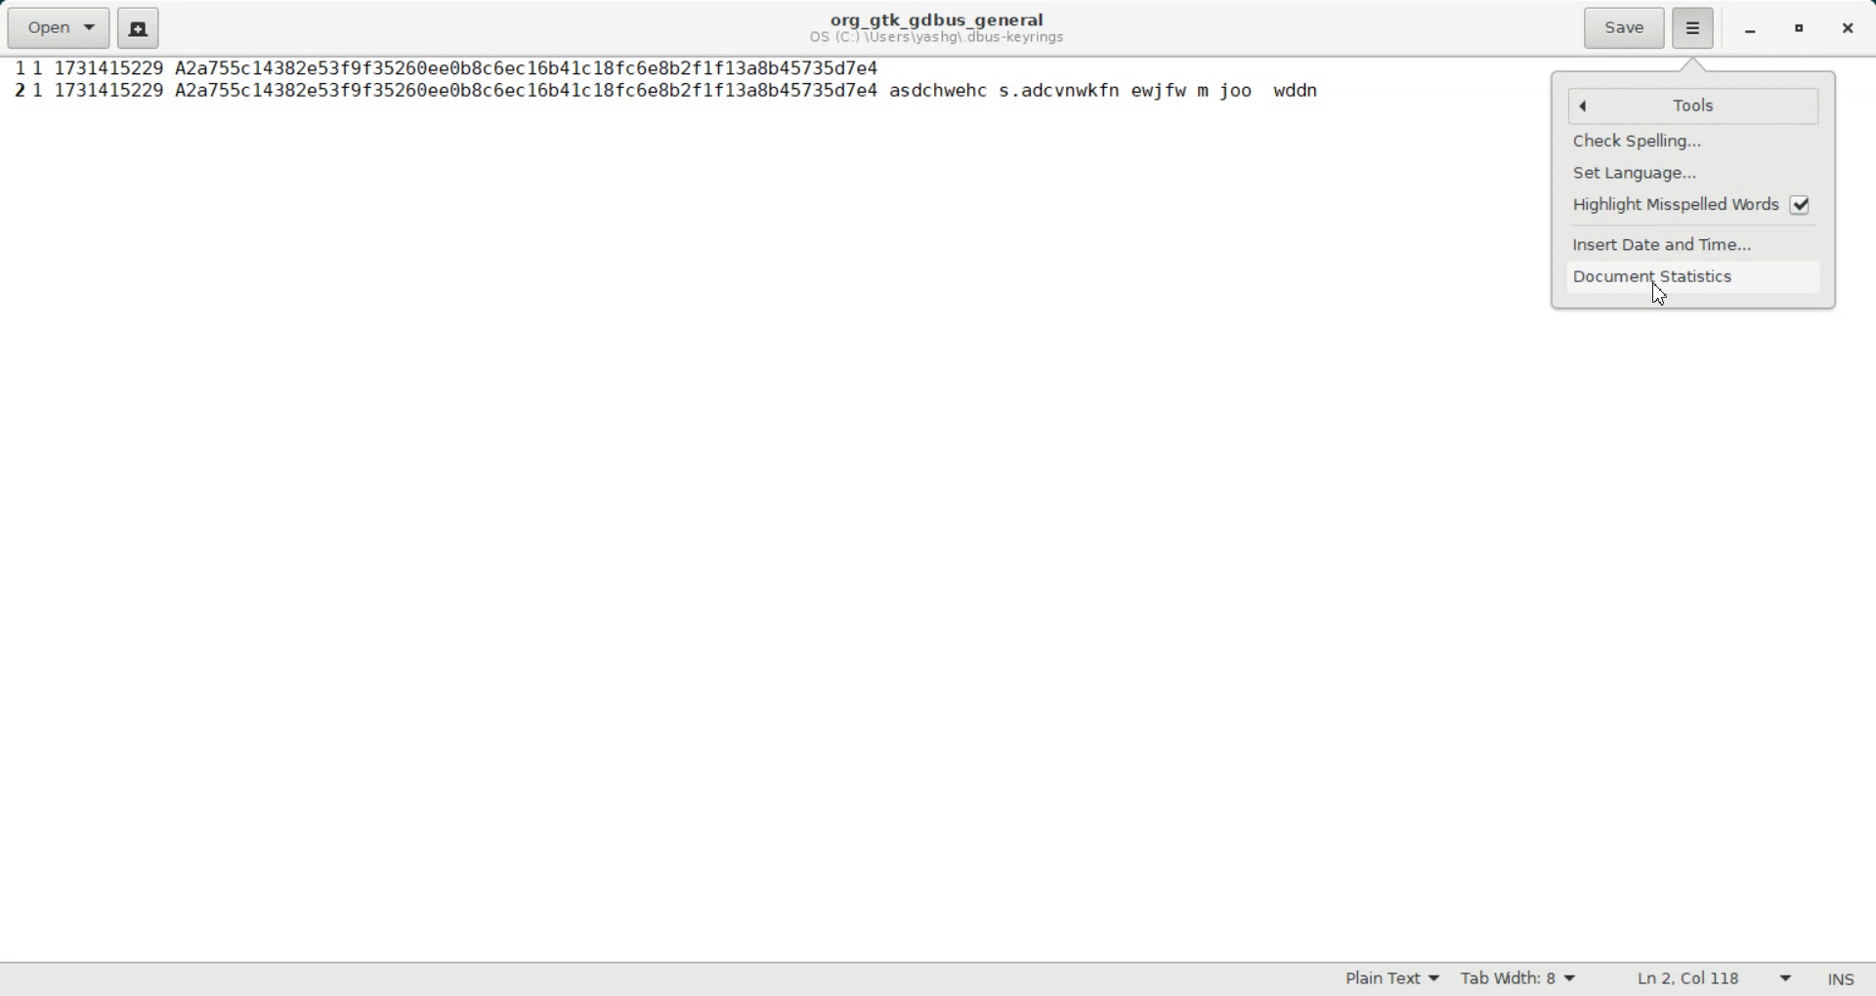 The width and height of the screenshot is (1876, 996). What do you see at coordinates (1695, 171) in the screenshot?
I see `Set Language` at bounding box center [1695, 171].